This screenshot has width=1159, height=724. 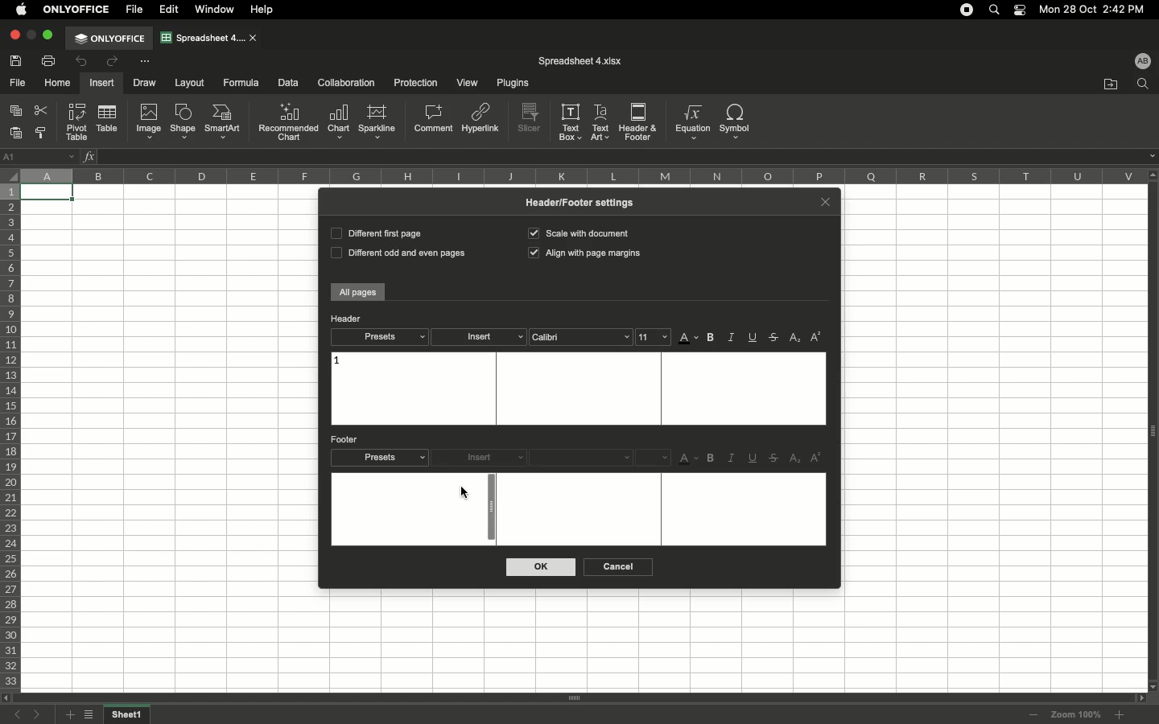 I want to click on Name manager, so click(x=40, y=155).